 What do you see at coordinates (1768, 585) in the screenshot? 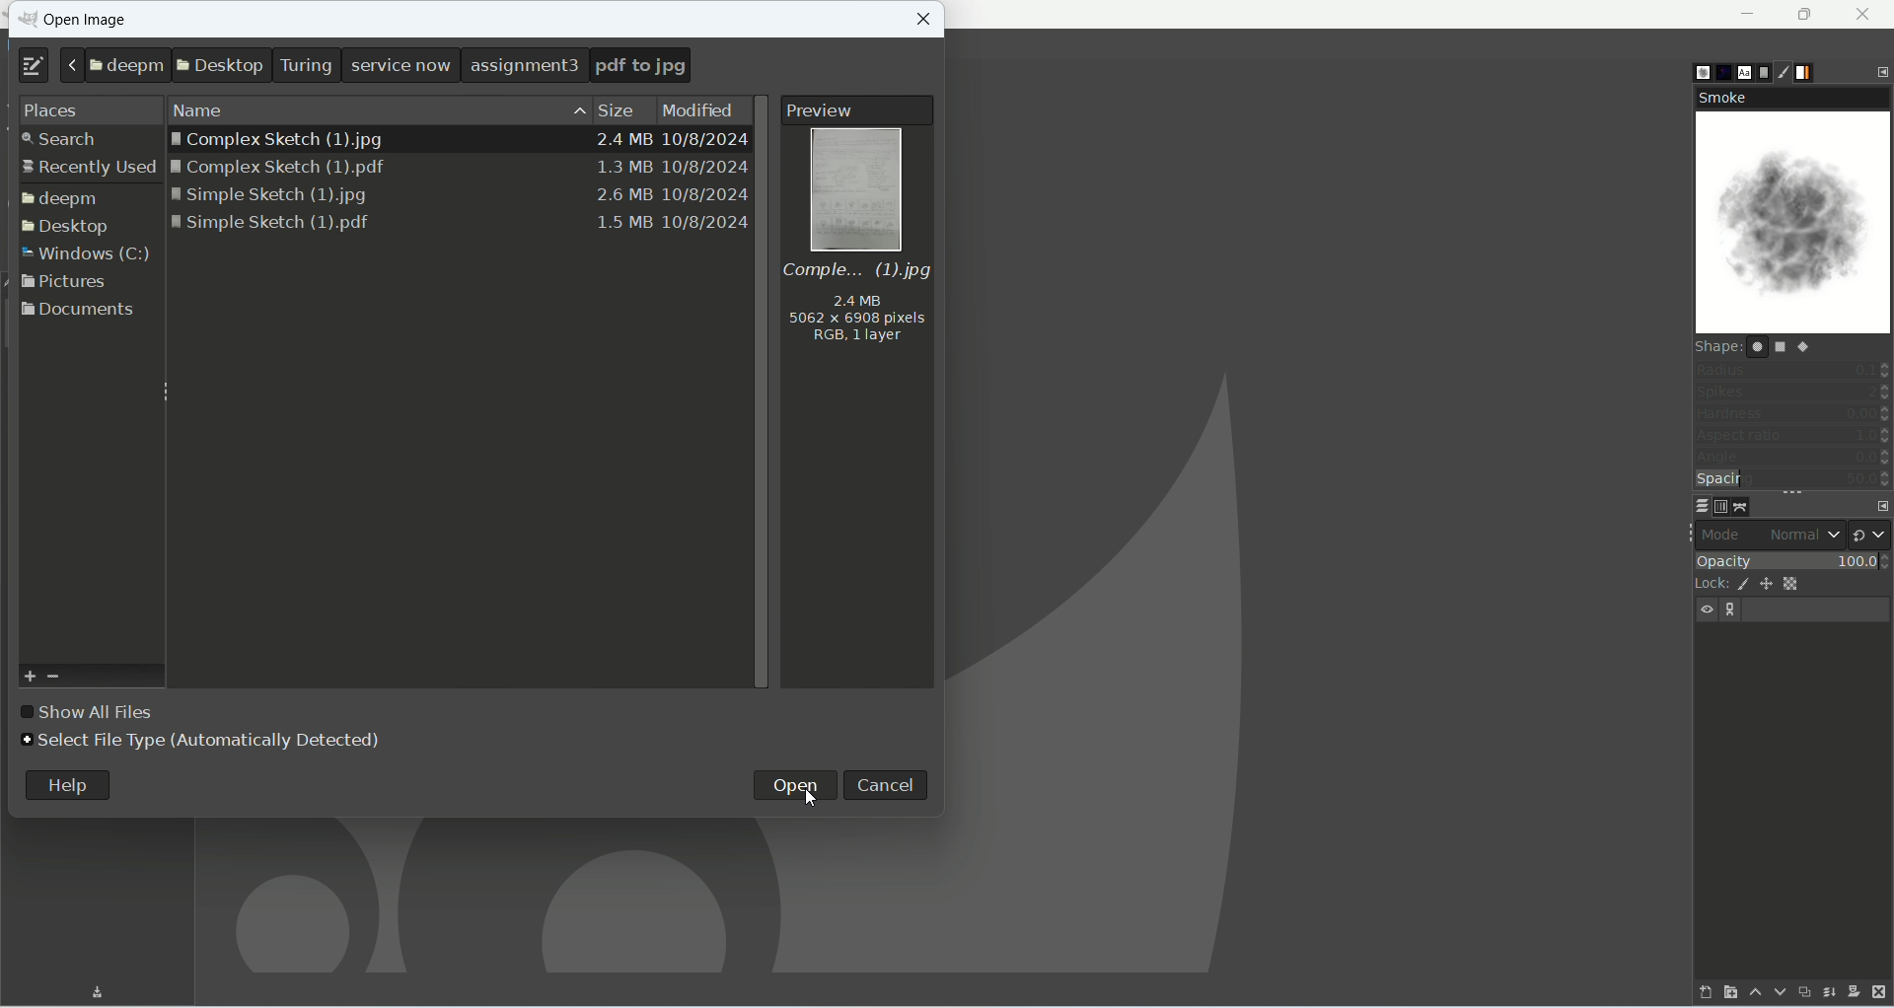
I see `lock position and size` at bounding box center [1768, 585].